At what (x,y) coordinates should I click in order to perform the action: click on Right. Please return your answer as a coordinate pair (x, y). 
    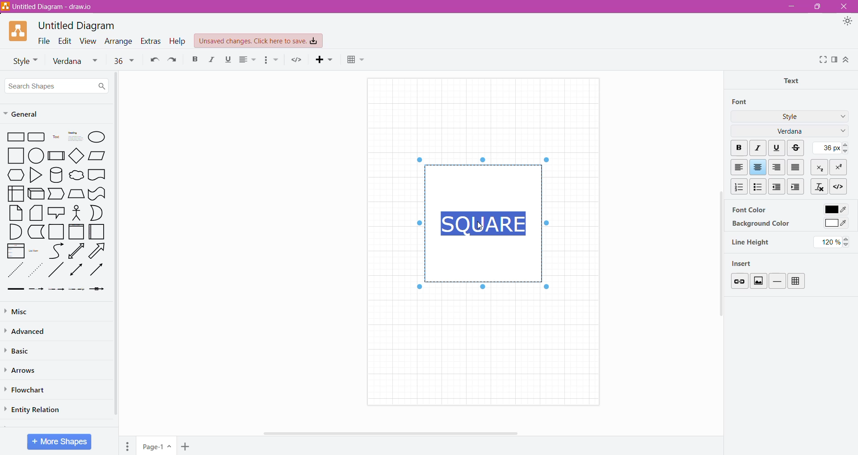
    Looking at the image, I should click on (778, 167).